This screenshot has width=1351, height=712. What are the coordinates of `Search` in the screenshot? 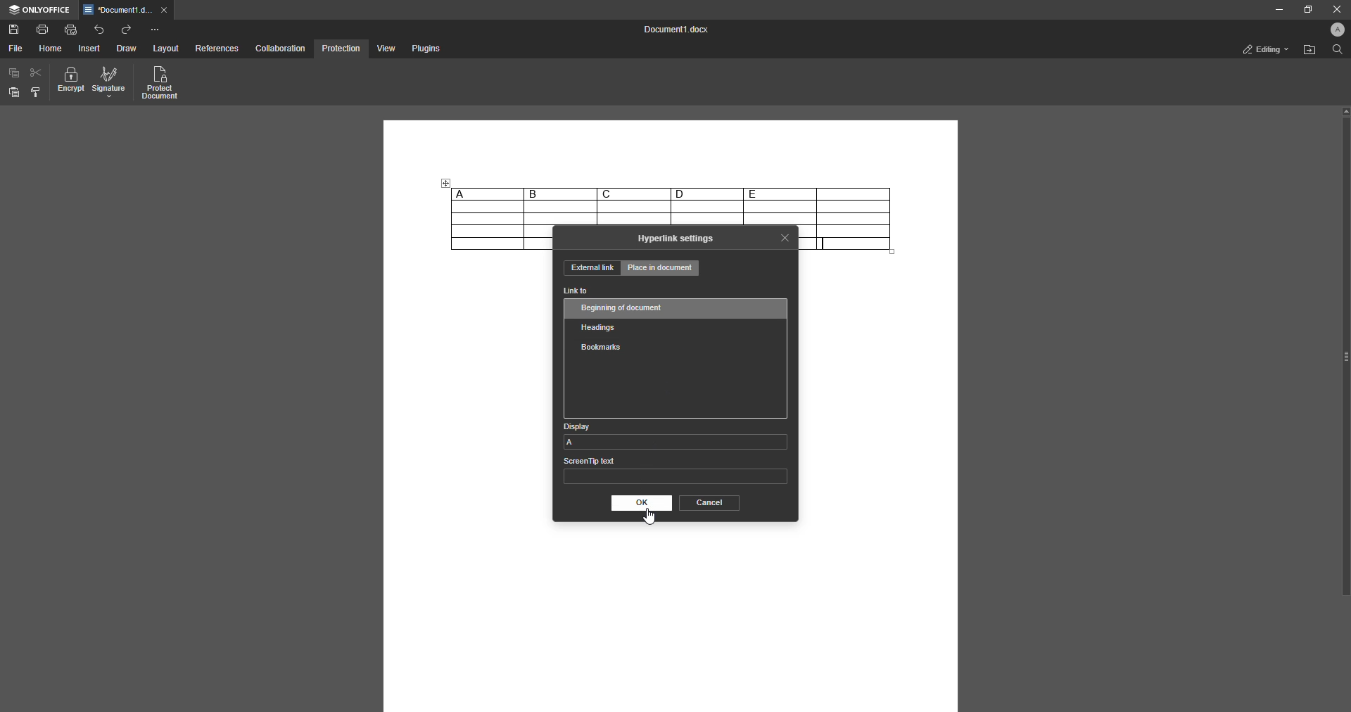 It's located at (1336, 51).